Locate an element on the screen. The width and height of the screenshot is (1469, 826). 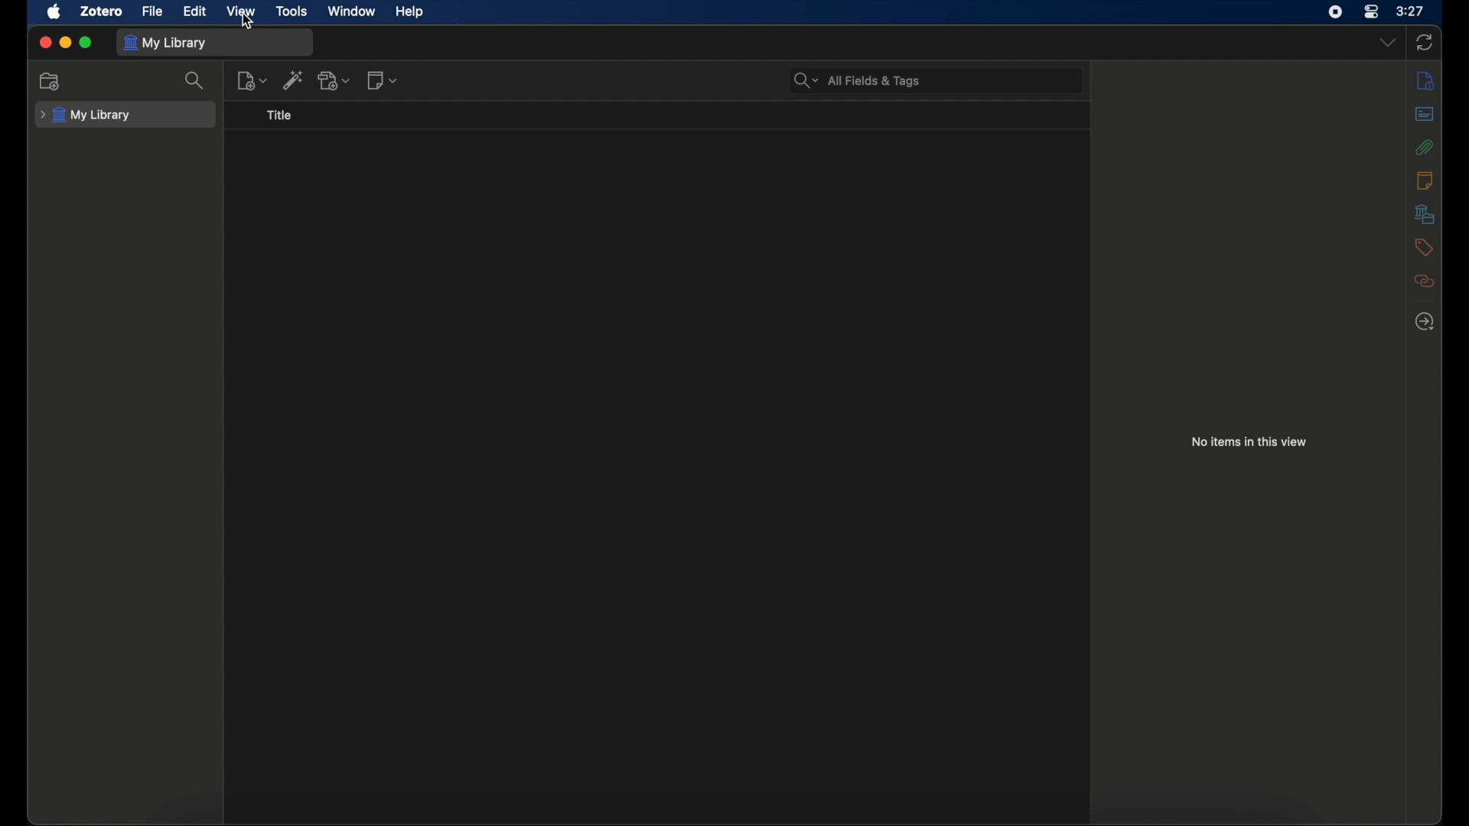
libraries is located at coordinates (1422, 213).